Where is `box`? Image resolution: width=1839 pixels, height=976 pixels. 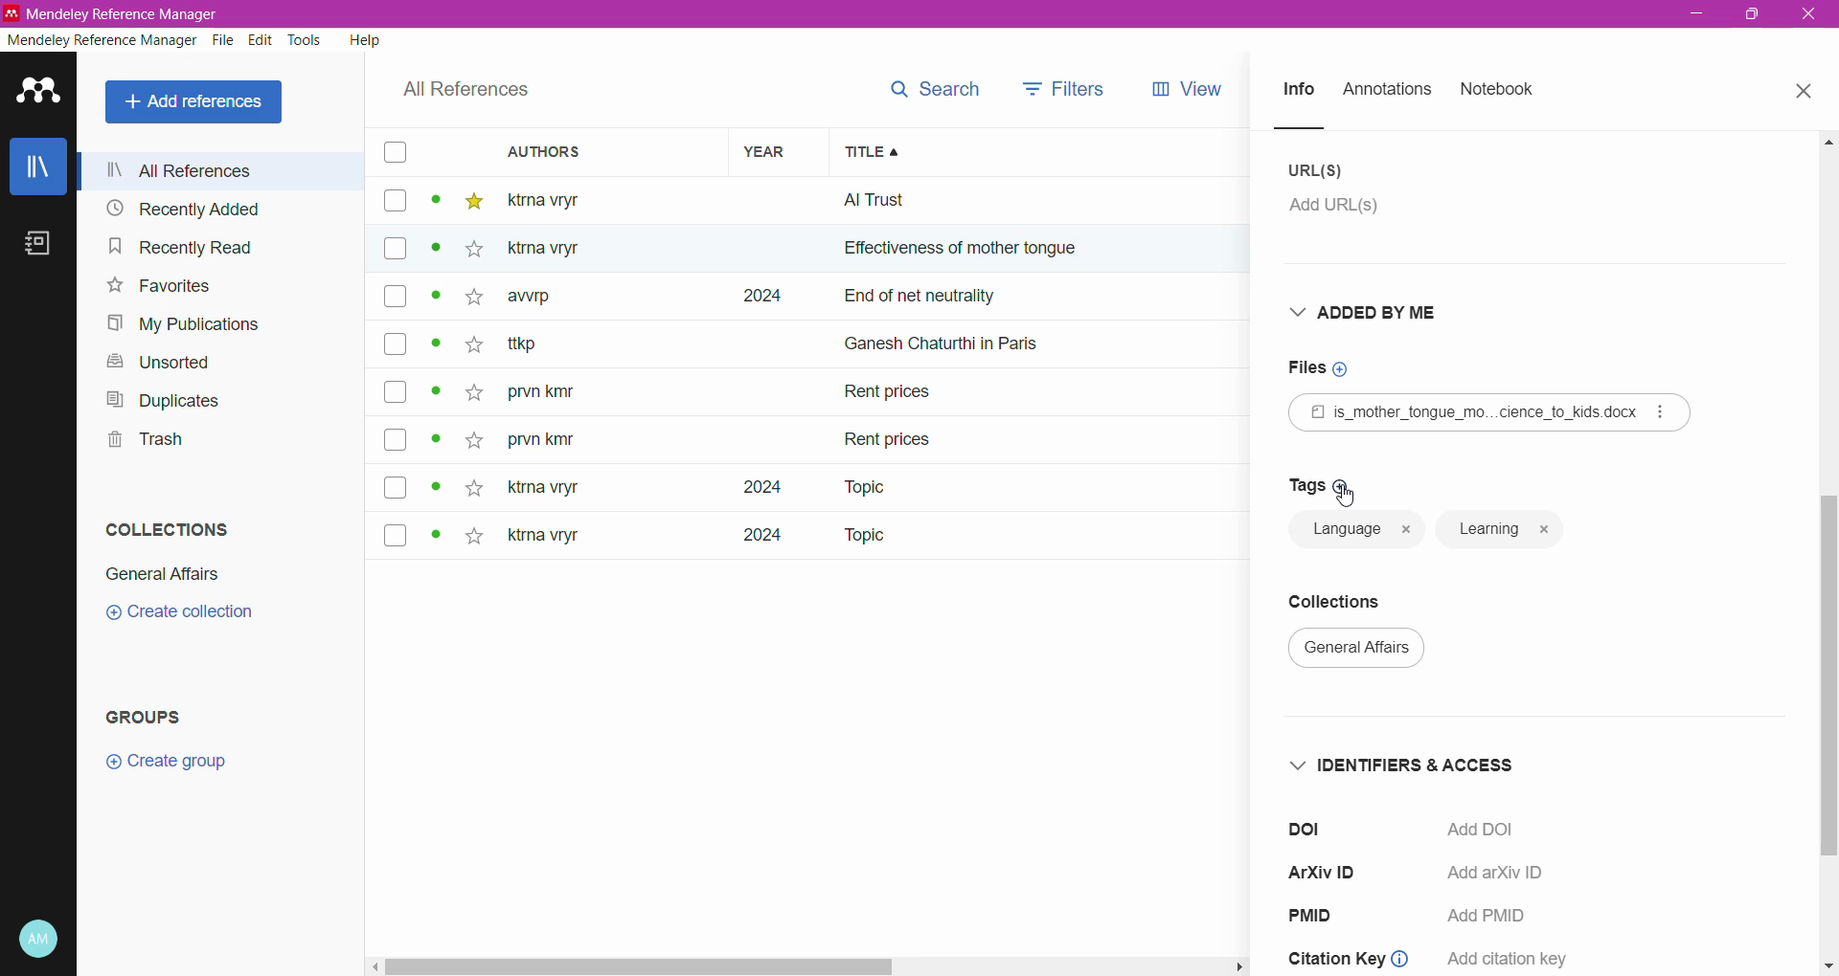 box is located at coordinates (395, 202).